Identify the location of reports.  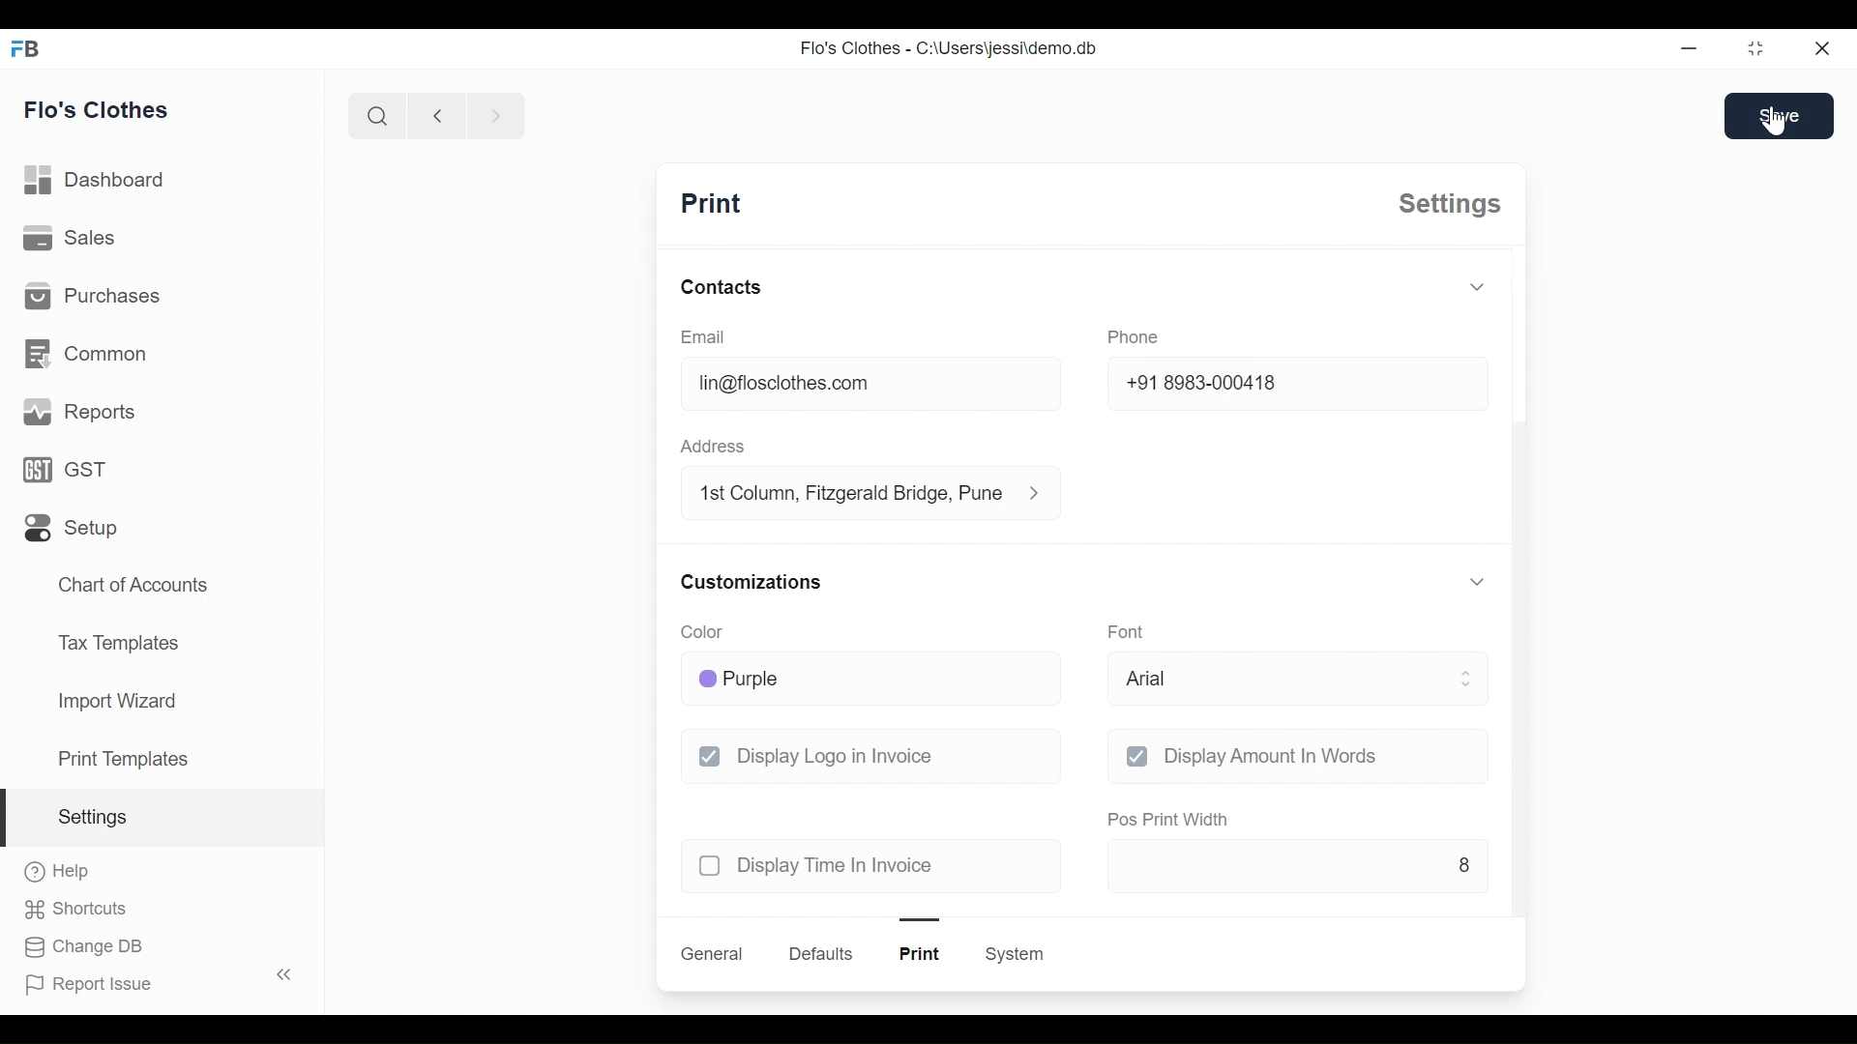
(81, 412).